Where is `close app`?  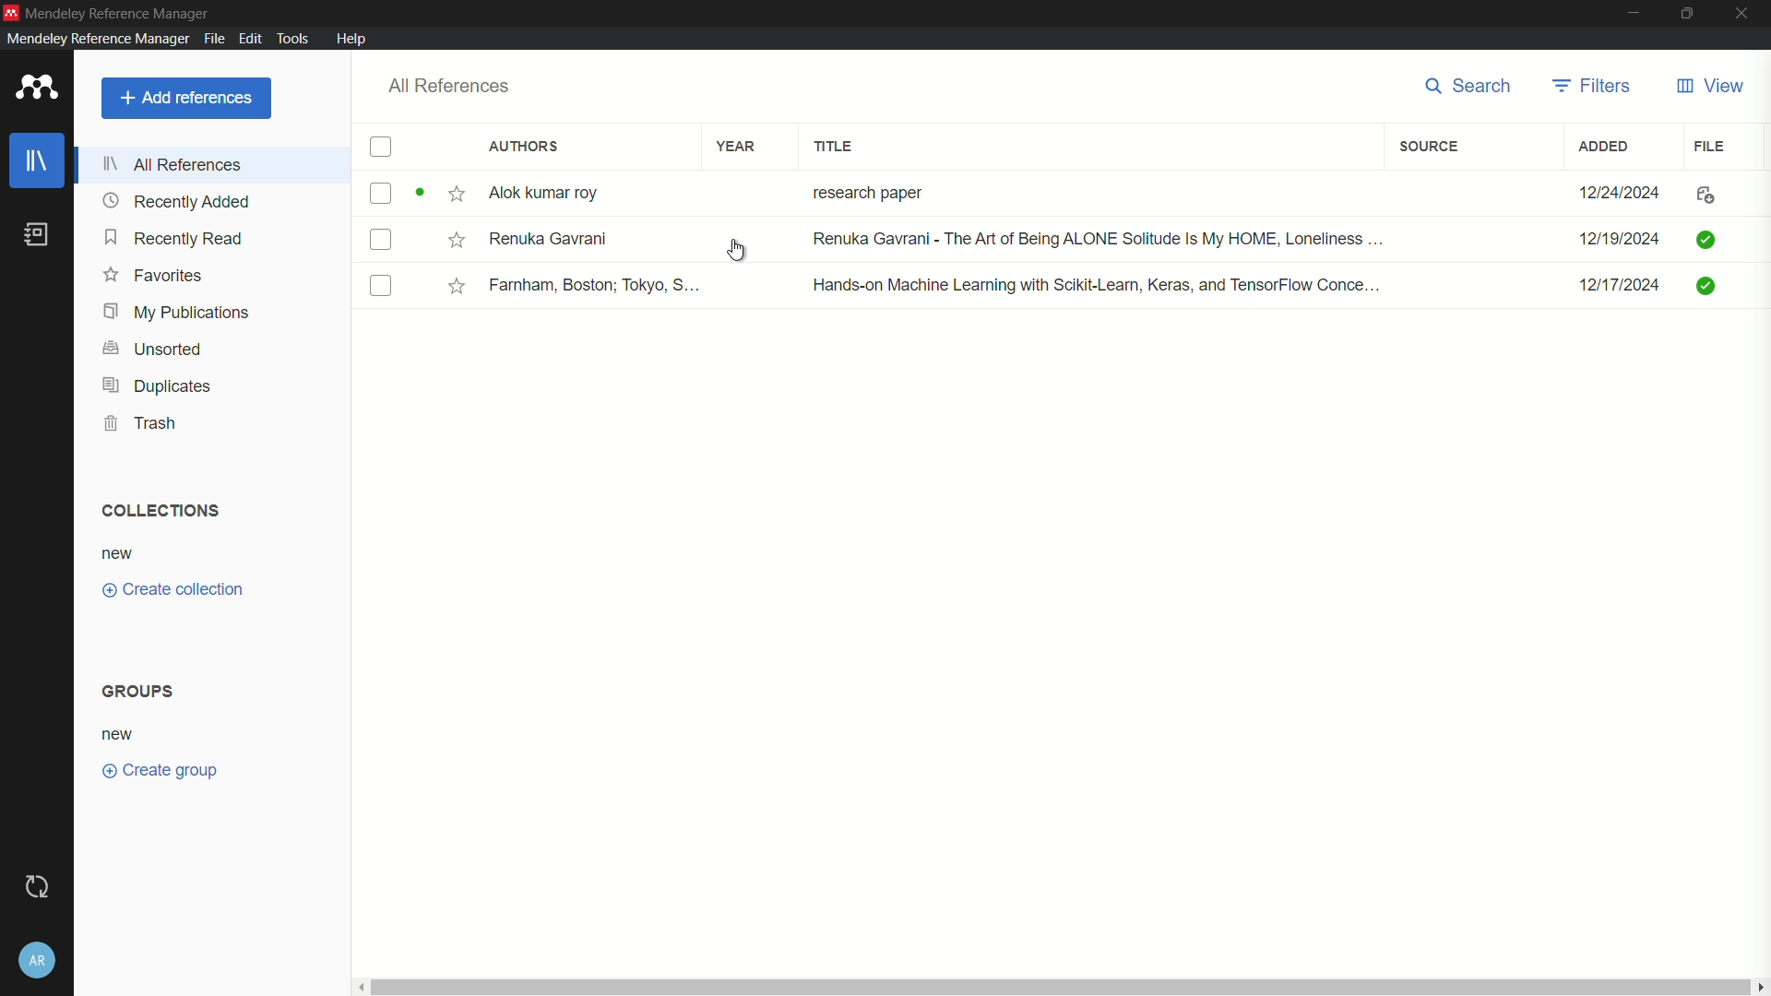
close app is located at coordinates (1744, 14).